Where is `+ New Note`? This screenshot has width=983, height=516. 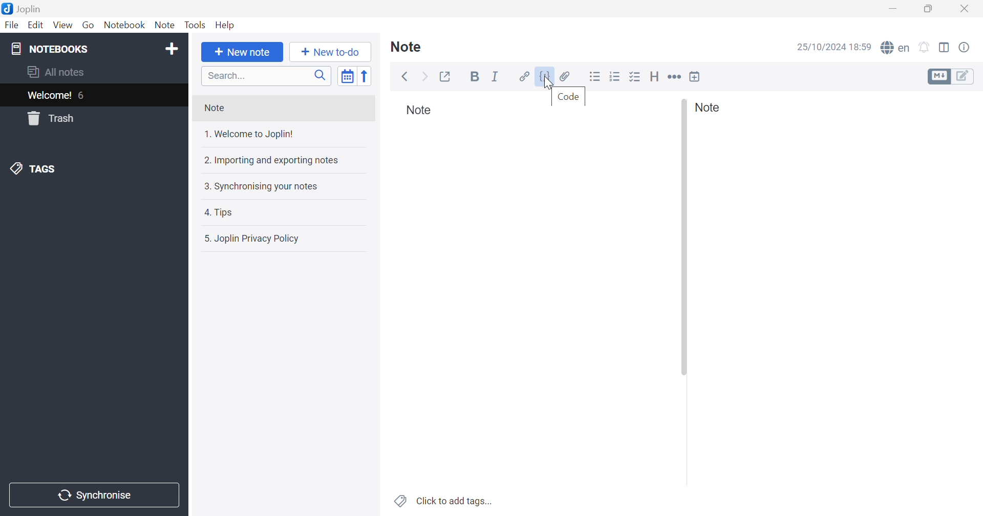
+ New Note is located at coordinates (244, 53).